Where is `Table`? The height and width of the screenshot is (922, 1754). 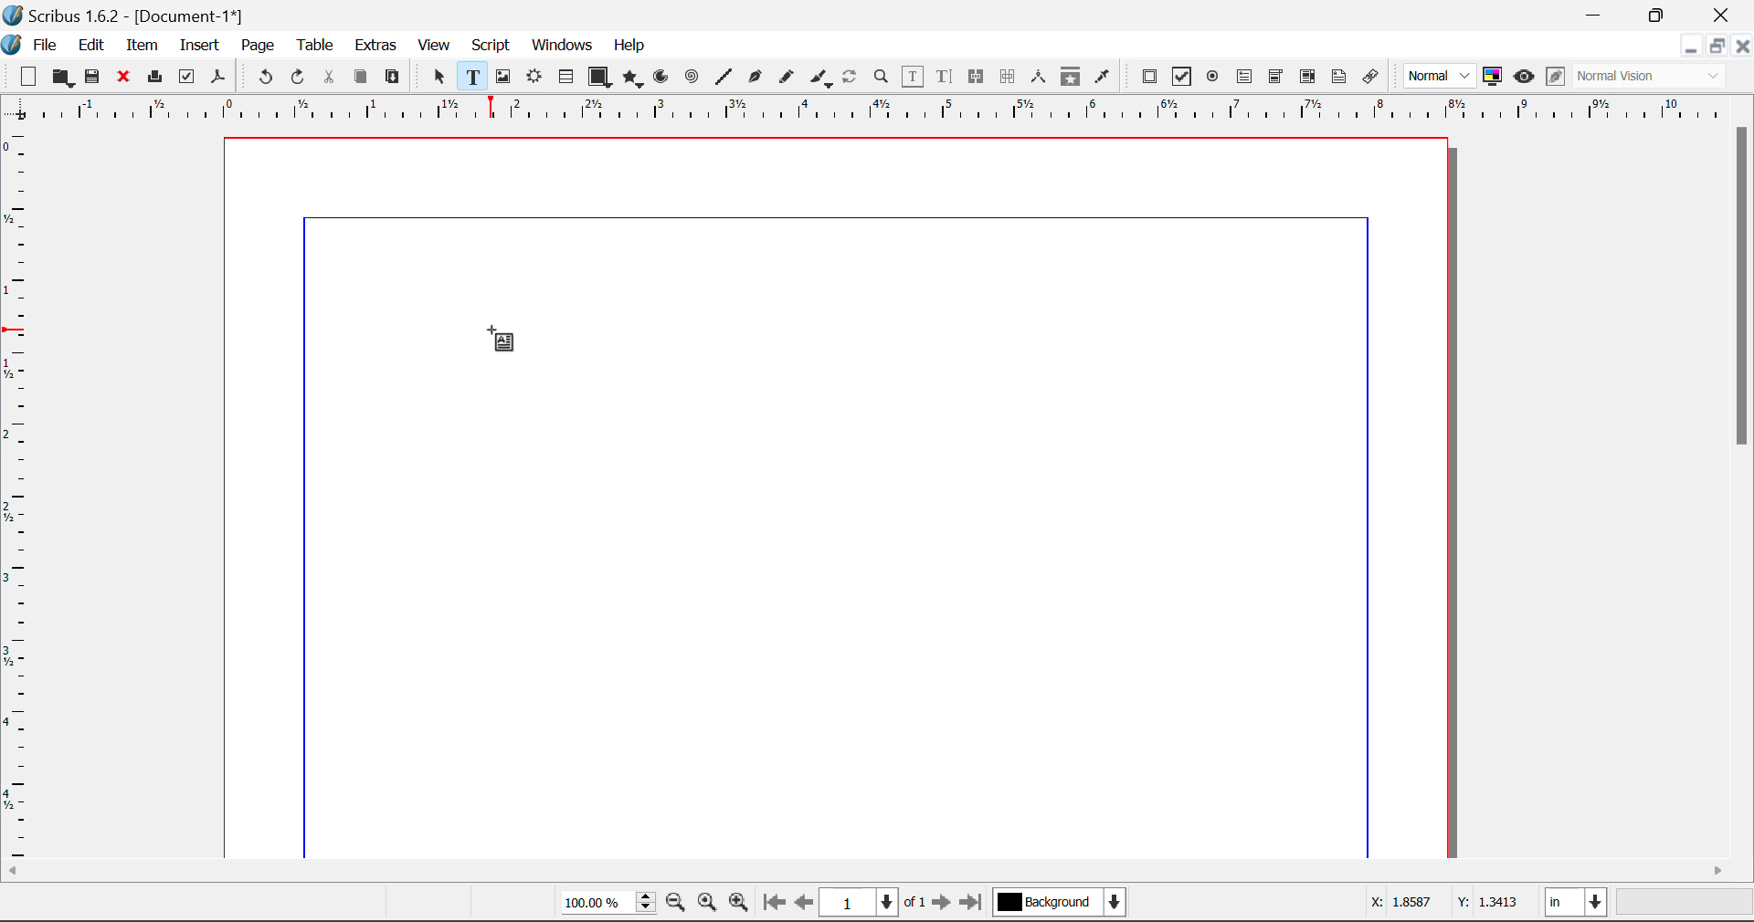 Table is located at coordinates (314, 44).